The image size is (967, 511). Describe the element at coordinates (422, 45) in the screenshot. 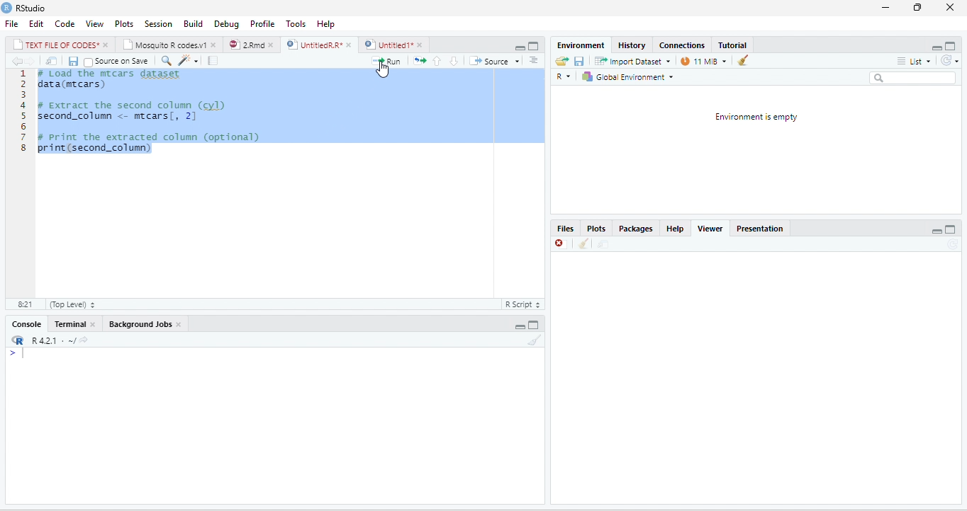

I see `close` at that location.